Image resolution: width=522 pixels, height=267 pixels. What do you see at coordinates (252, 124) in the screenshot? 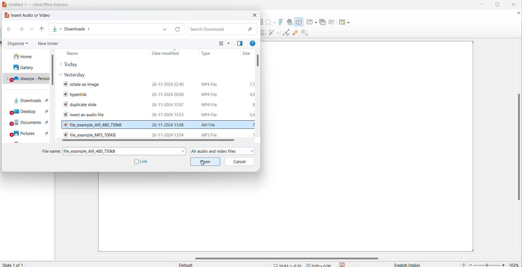
I see `selected video file size` at bounding box center [252, 124].